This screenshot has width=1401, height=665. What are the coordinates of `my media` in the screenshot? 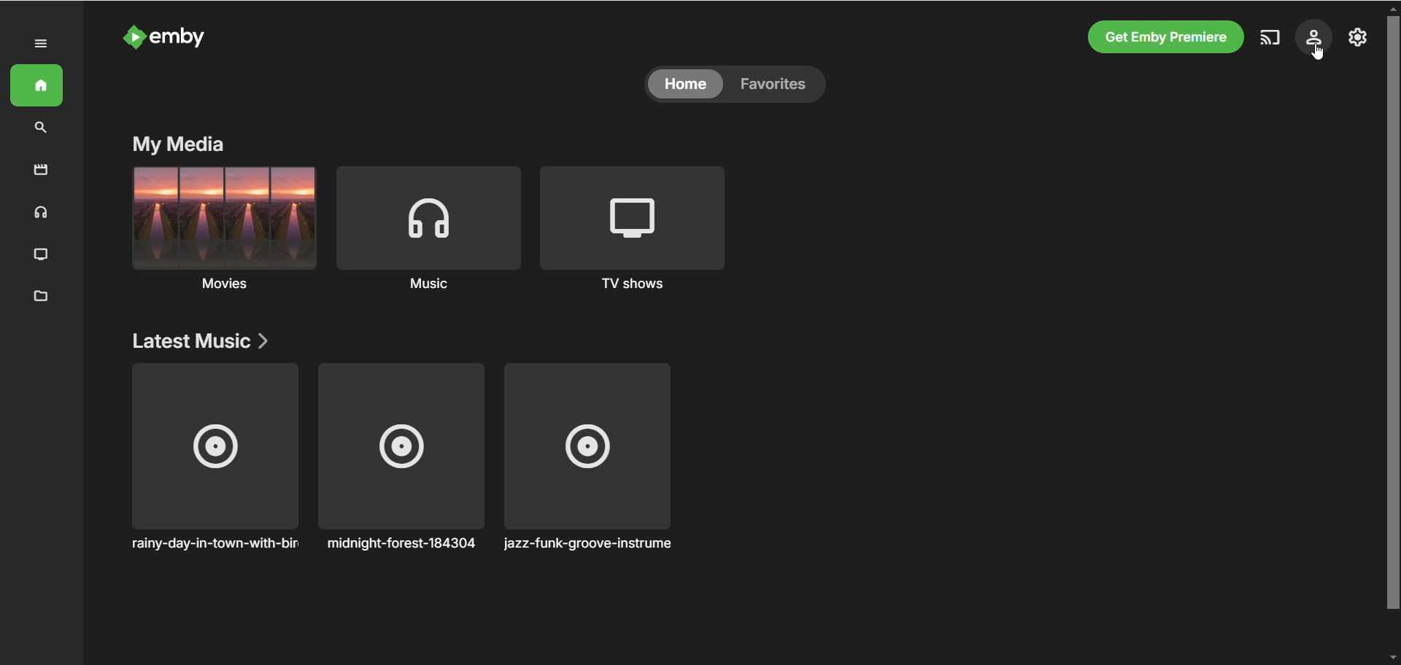 It's located at (177, 144).